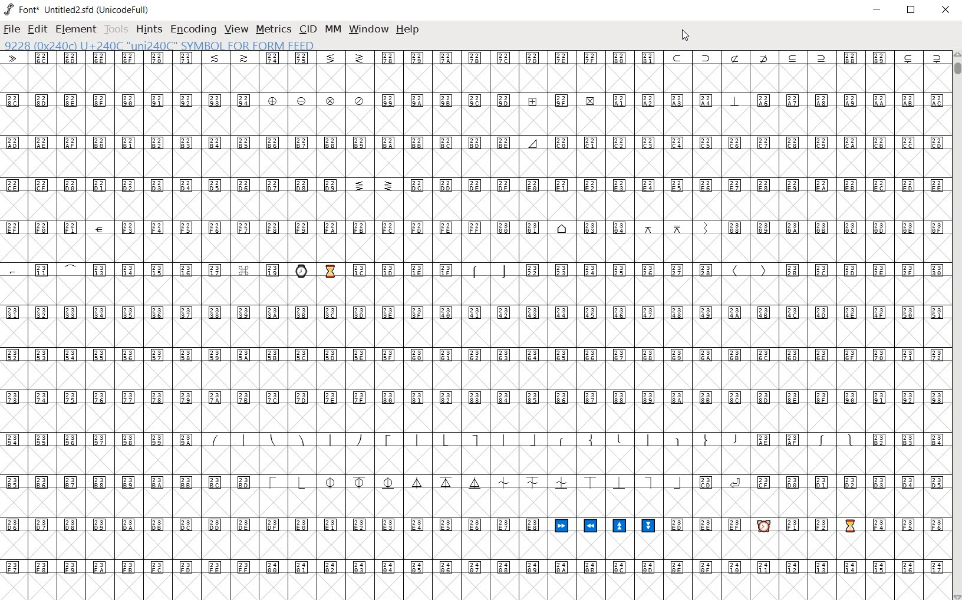 This screenshot has height=600, width=962. I want to click on edit, so click(37, 30).